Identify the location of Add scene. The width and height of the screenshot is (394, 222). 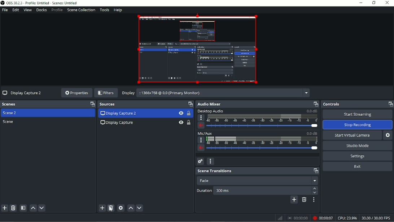
(5, 208).